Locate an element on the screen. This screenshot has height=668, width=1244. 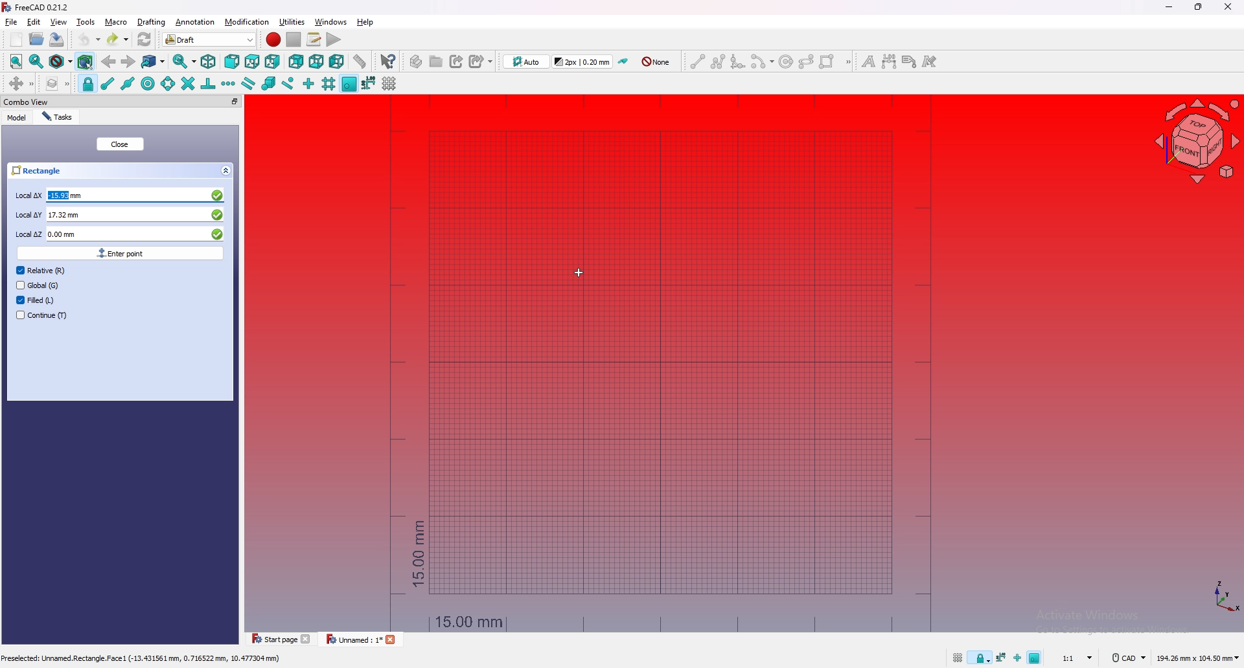
model is located at coordinates (18, 118).